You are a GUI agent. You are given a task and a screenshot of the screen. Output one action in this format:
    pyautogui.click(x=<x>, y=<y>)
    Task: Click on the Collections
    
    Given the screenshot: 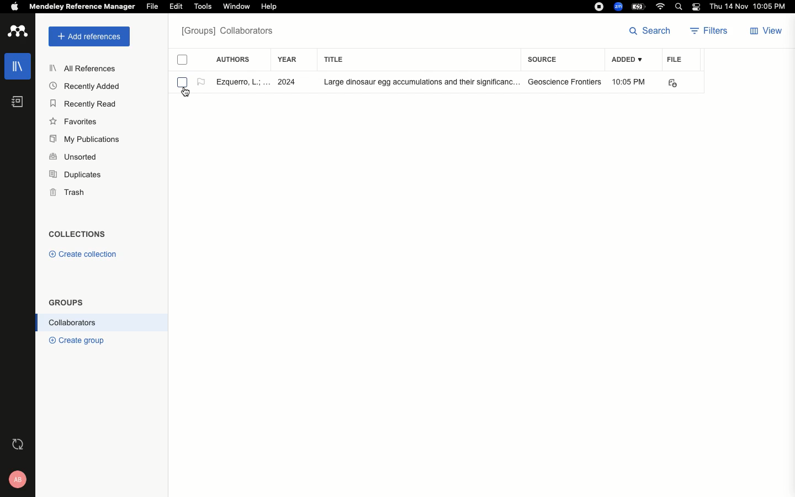 What is the action you would take?
    pyautogui.click(x=81, y=235)
    